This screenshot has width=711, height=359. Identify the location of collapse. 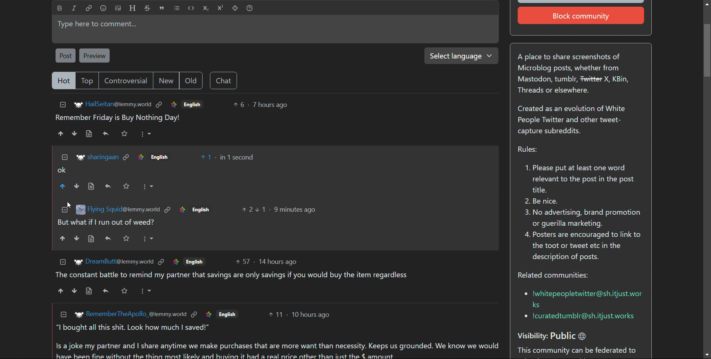
(64, 315).